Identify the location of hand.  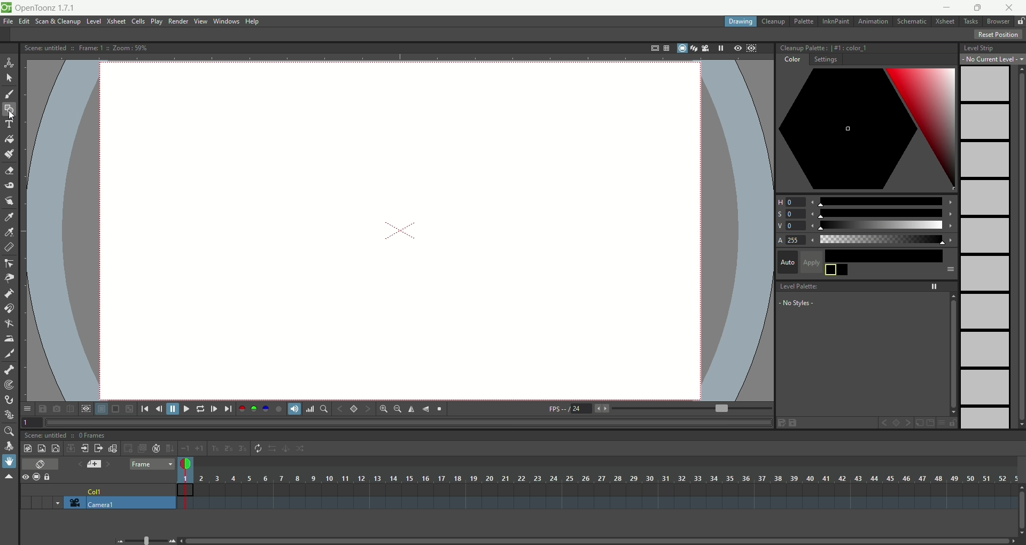
(9, 461).